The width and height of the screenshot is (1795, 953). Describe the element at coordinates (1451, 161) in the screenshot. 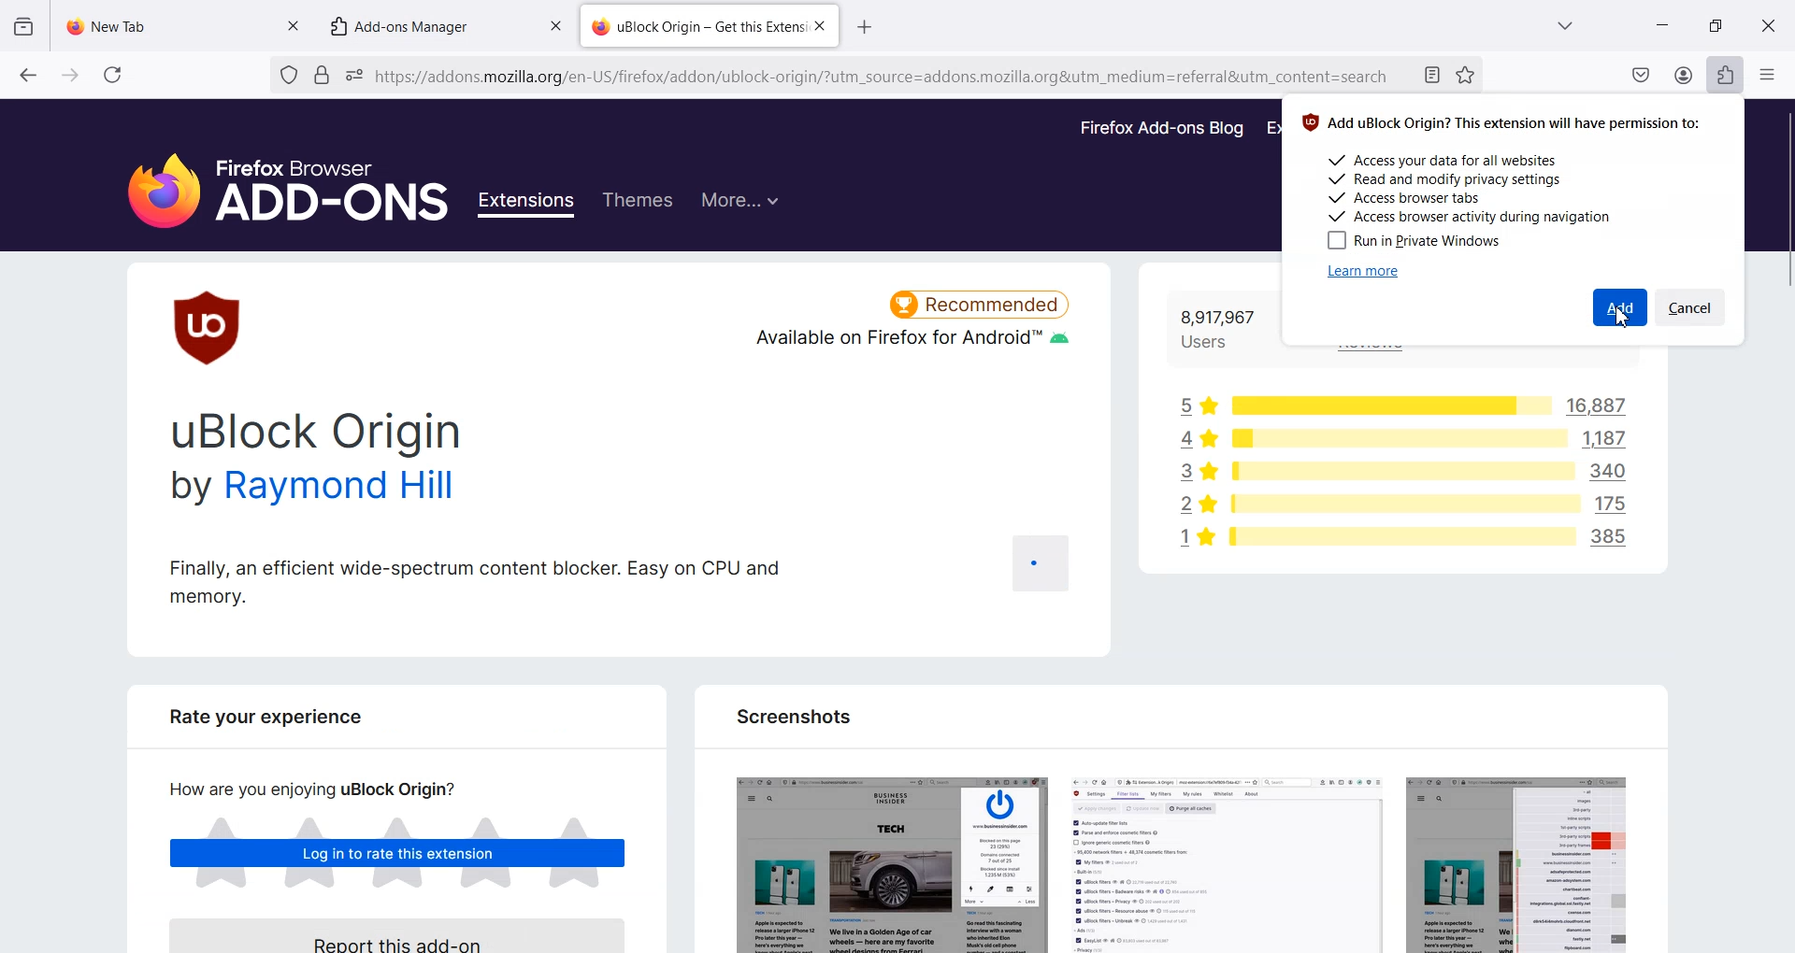

I see `\/ Access your data for all websites` at that location.